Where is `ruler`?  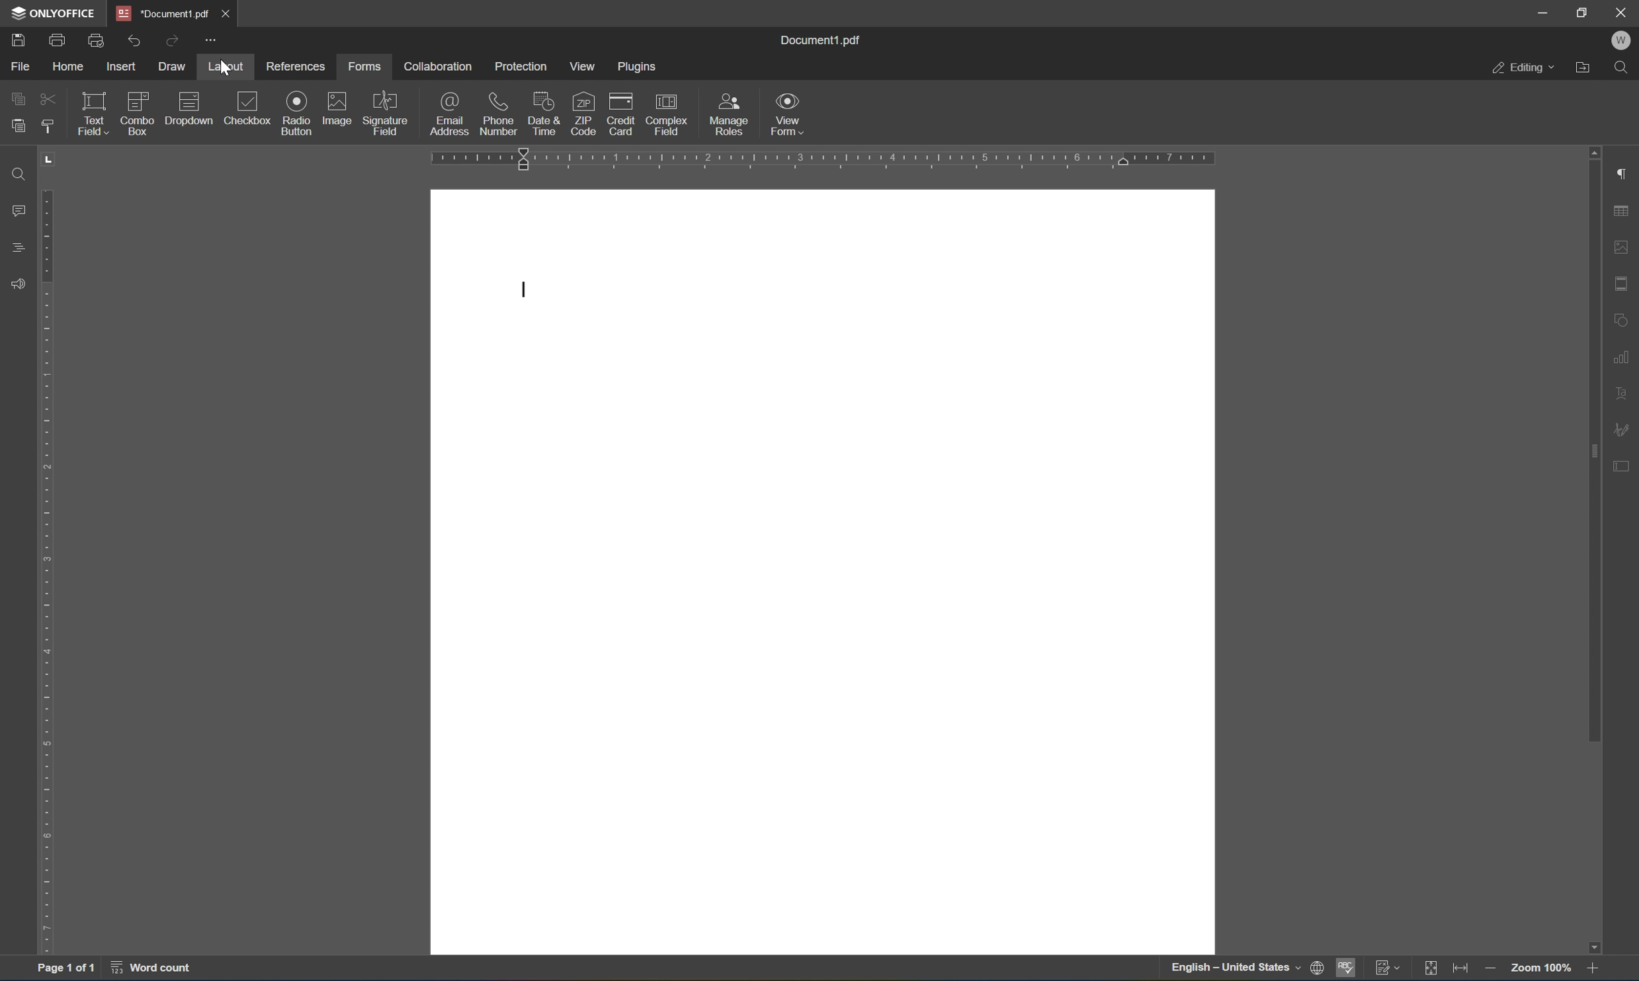
ruler is located at coordinates (825, 159).